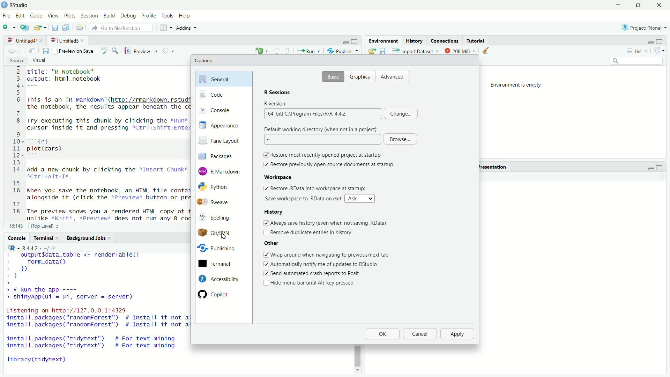 This screenshot has height=377, width=670. Describe the element at coordinates (642, 27) in the screenshot. I see `Project: (None) ` at that location.